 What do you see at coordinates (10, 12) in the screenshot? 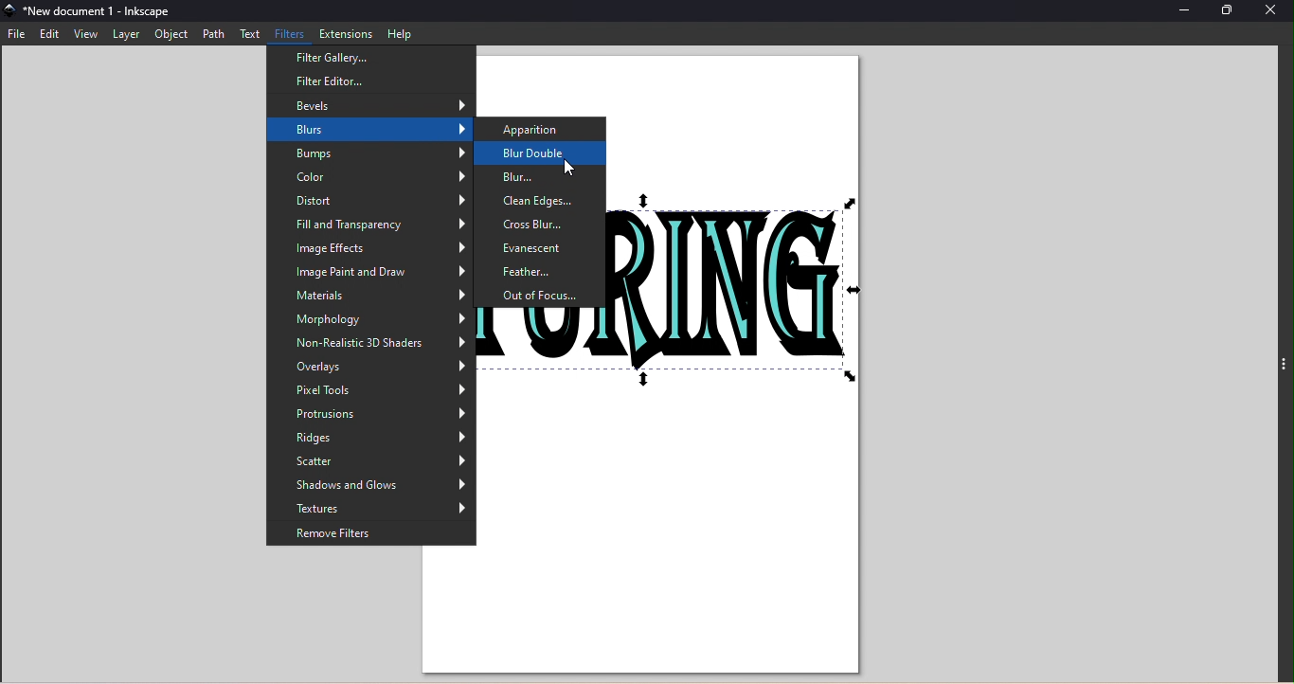
I see `app icon` at bounding box center [10, 12].